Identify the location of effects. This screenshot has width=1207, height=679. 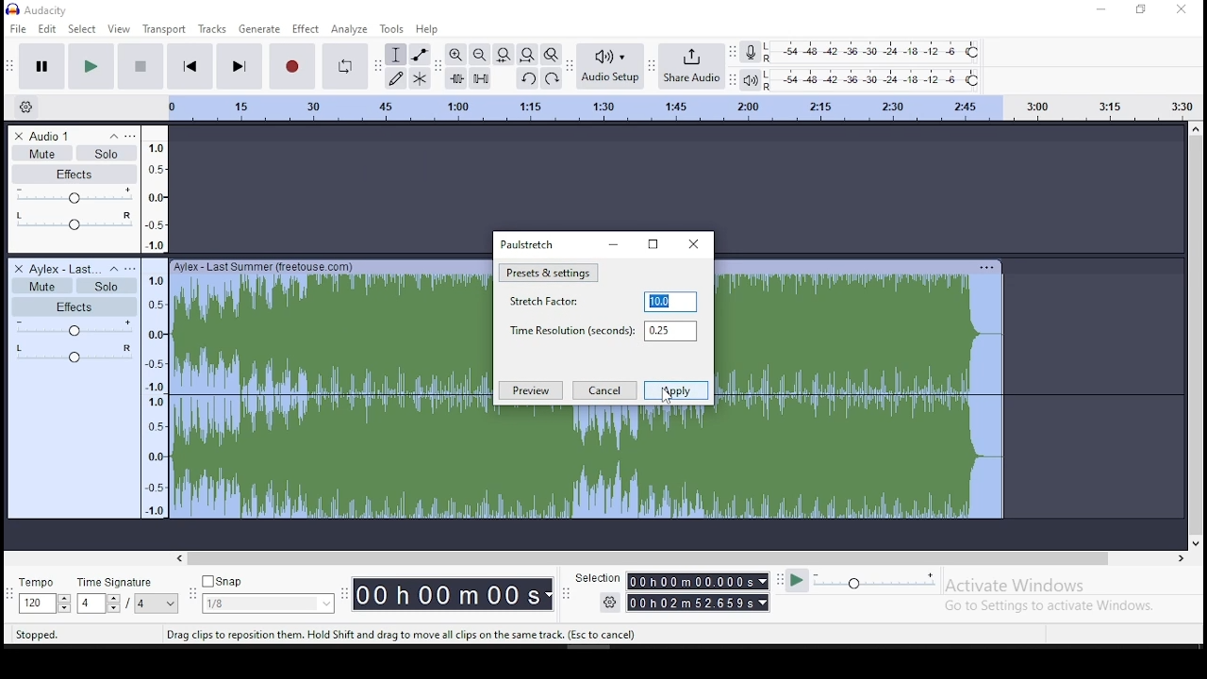
(78, 174).